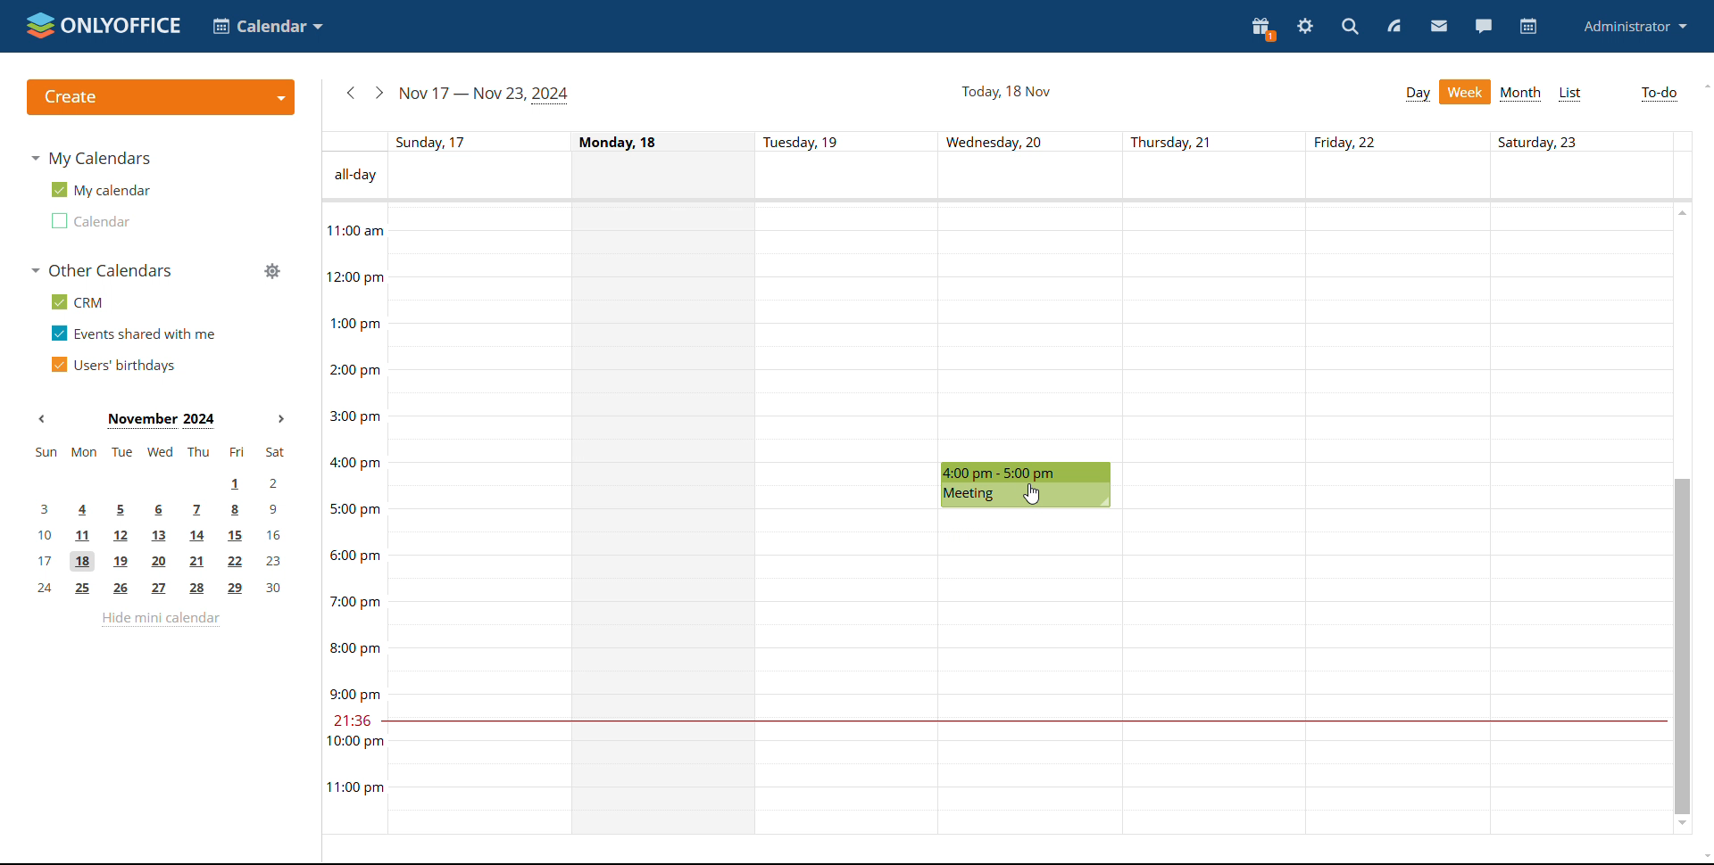 The width and height of the screenshot is (1714, 865). What do you see at coordinates (1684, 826) in the screenshot?
I see `scroll down` at bounding box center [1684, 826].